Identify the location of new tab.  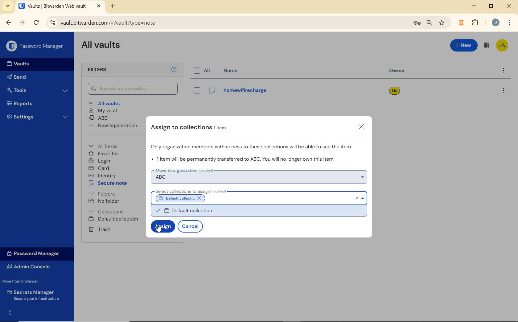
(113, 7).